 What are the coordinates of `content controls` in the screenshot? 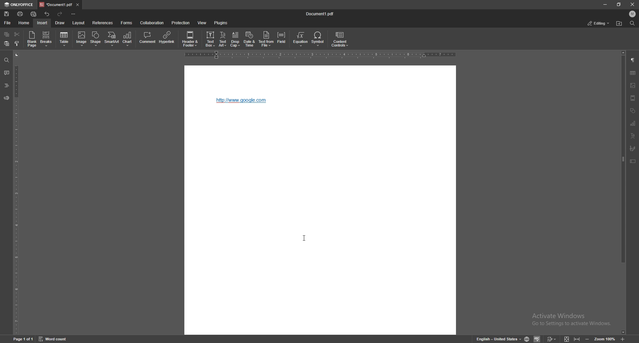 It's located at (340, 39).